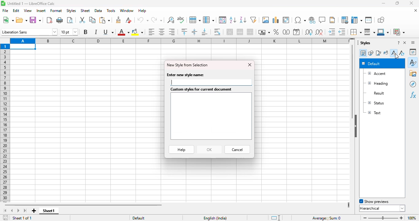 This screenshot has width=419, height=221. I want to click on insert, so click(40, 11).